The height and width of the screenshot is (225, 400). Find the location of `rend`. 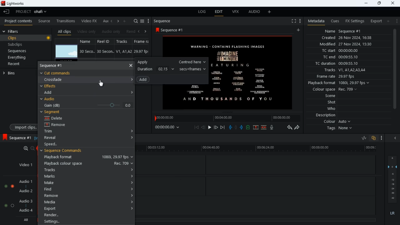

rend is located at coordinates (131, 32).